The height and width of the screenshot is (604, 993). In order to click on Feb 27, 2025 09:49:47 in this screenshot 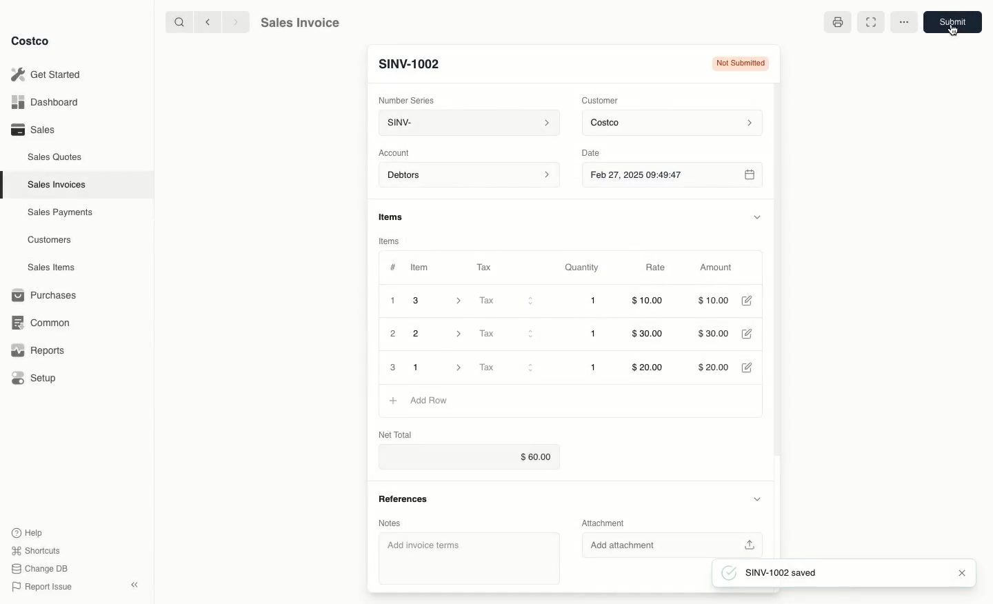, I will do `click(672, 174)`.